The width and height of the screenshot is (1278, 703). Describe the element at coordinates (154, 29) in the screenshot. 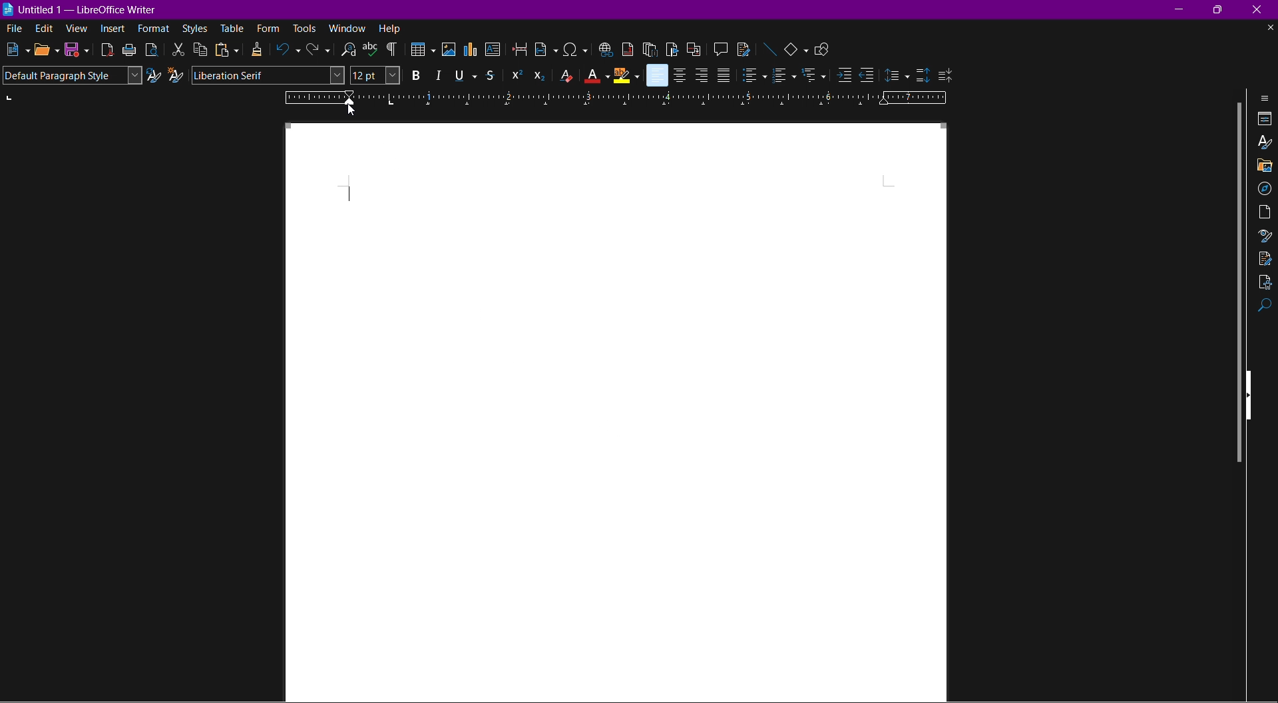

I see `format` at that location.